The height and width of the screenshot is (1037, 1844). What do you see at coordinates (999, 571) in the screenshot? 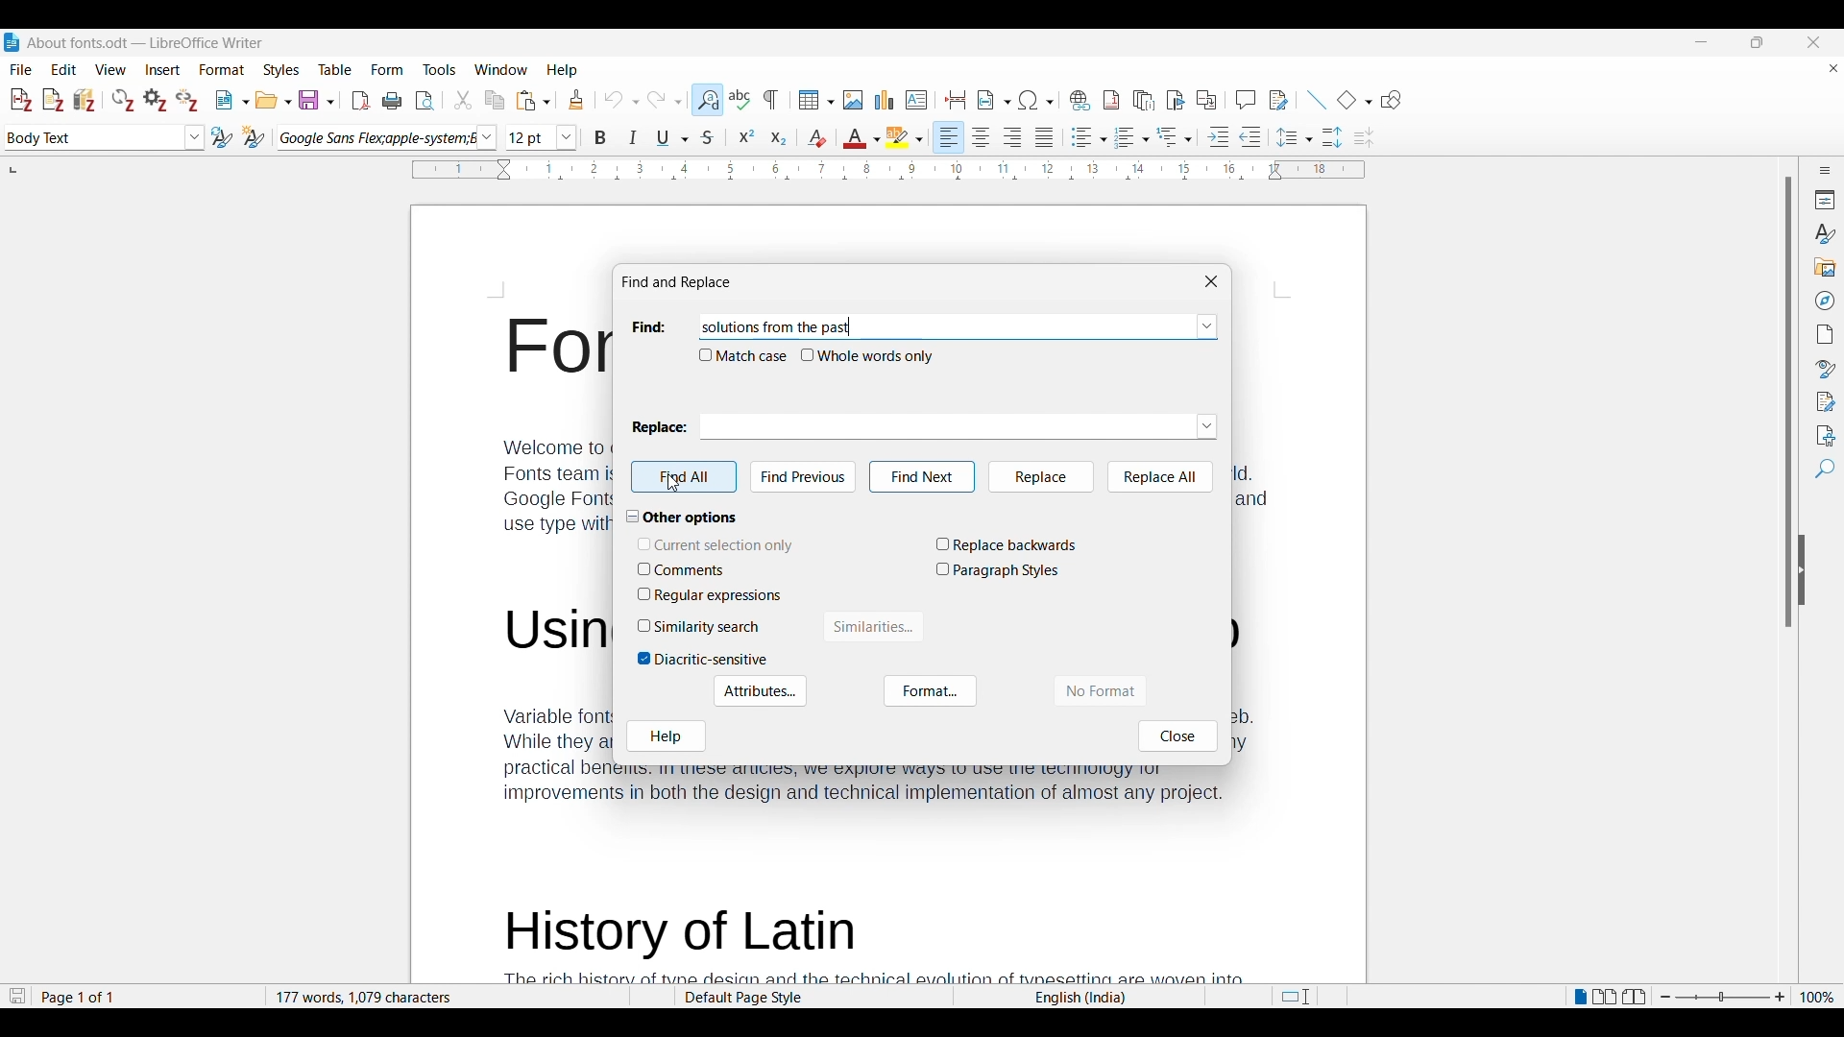
I see `Toggle for Paragraph Styles` at bounding box center [999, 571].